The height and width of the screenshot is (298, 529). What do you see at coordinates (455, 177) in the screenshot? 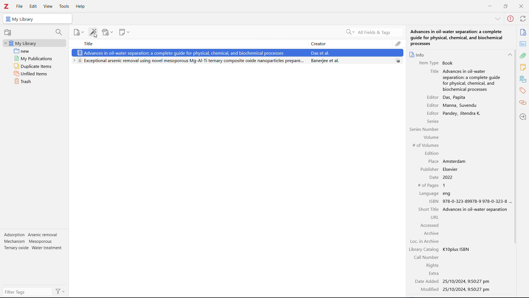
I see `2022` at bounding box center [455, 177].